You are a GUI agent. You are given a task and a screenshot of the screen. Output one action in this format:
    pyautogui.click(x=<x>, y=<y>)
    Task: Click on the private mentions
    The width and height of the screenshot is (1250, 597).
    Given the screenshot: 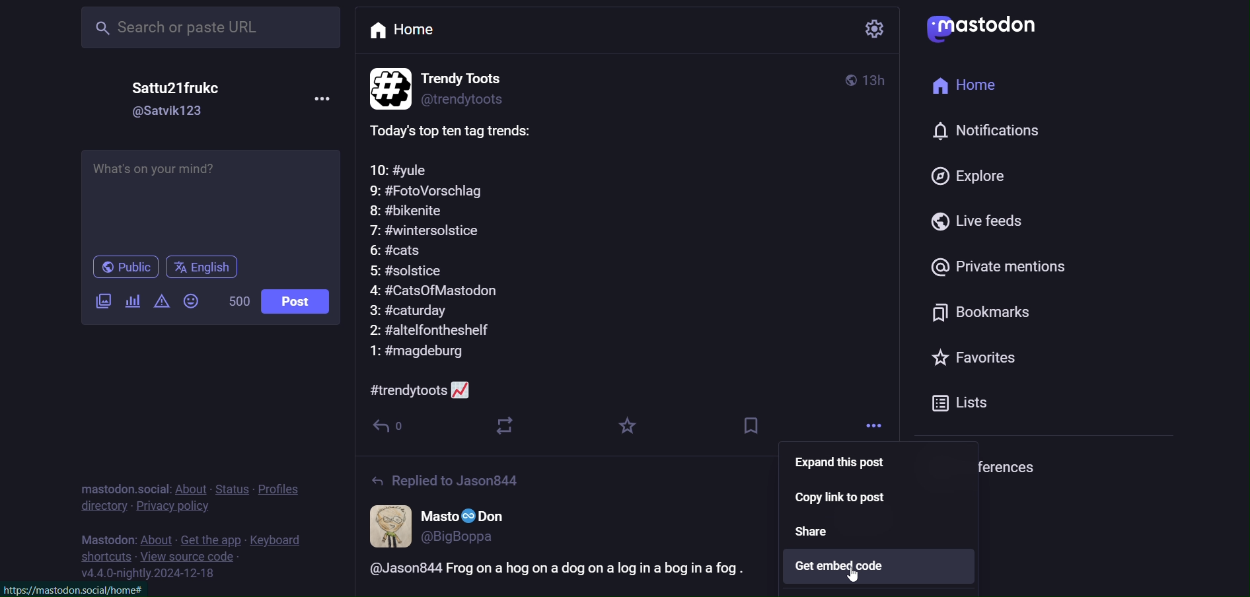 What is the action you would take?
    pyautogui.click(x=991, y=270)
    